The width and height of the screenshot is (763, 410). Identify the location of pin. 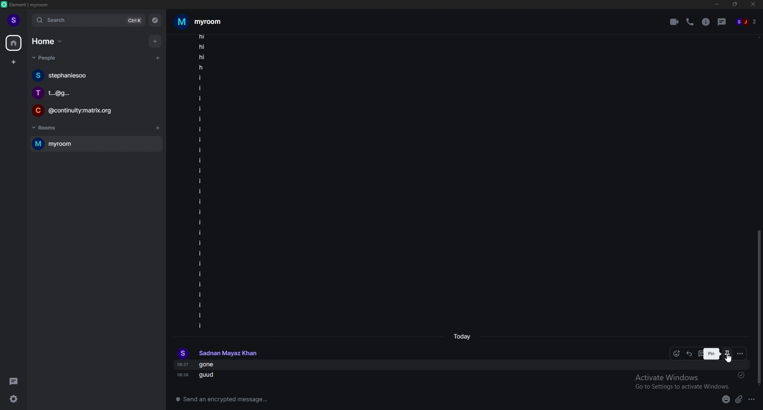
(727, 354).